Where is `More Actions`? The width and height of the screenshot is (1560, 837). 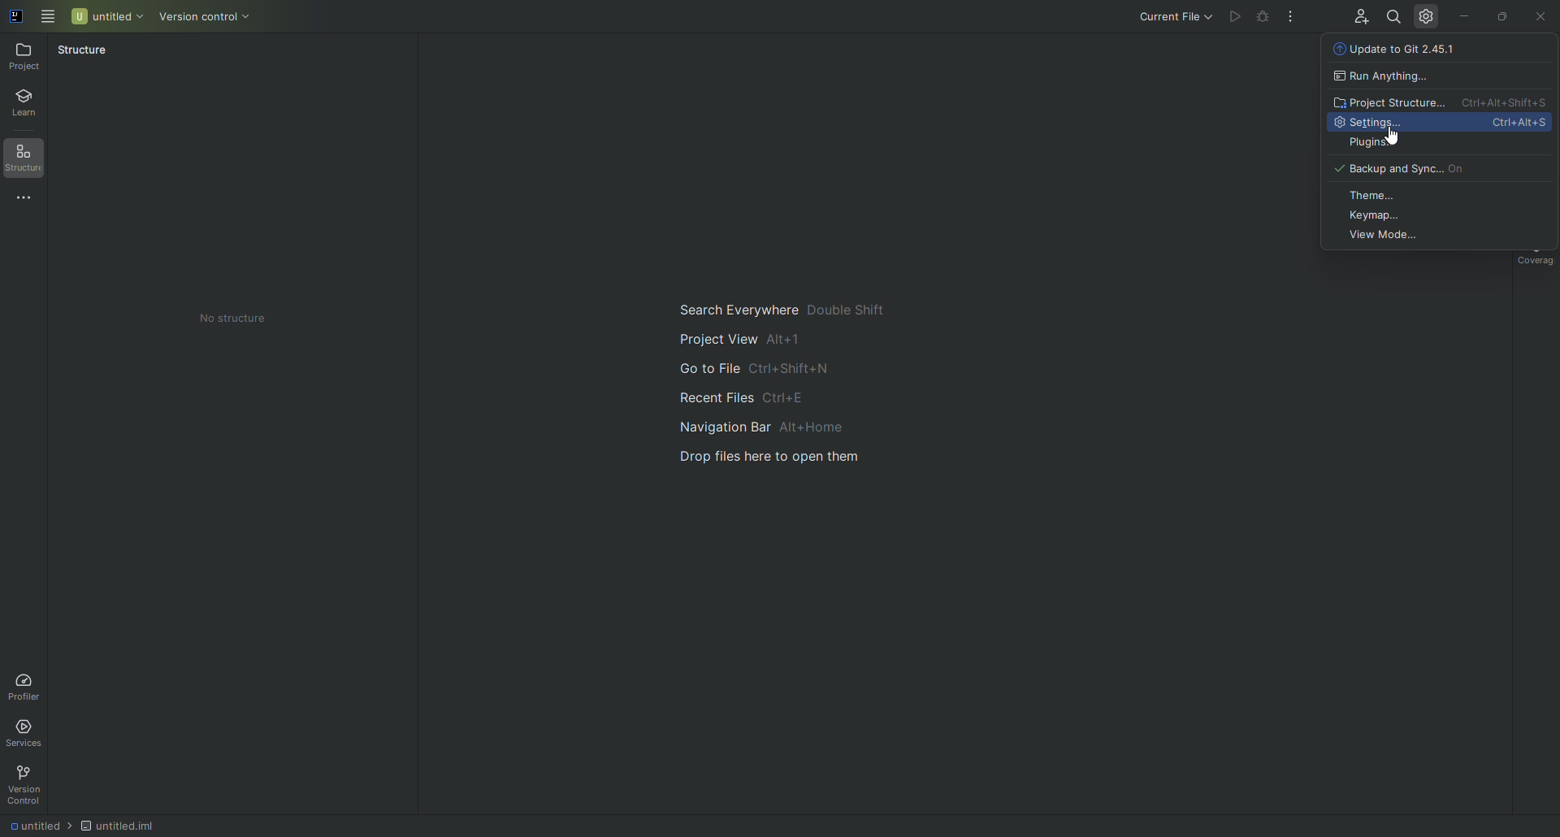
More Actions is located at coordinates (1291, 18).